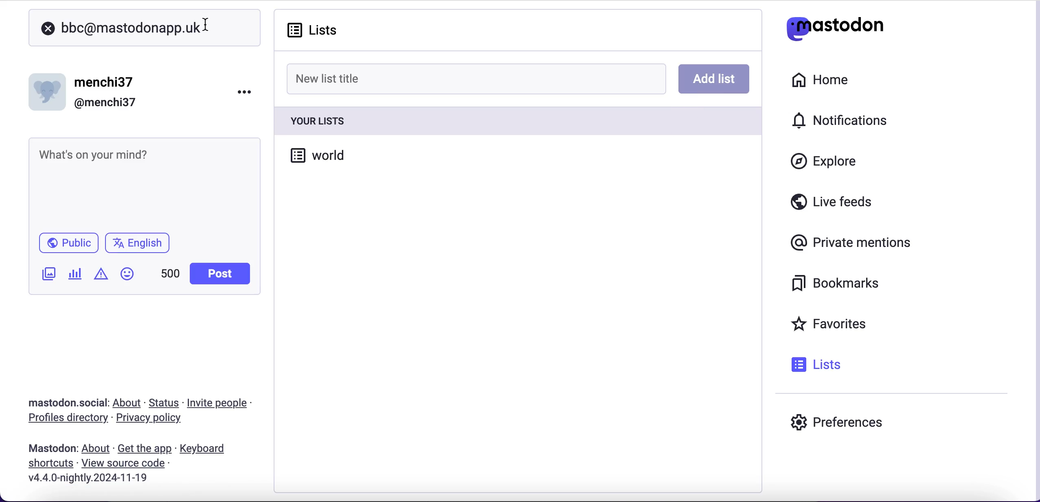 Image resolution: width=1040 pixels, height=502 pixels. I want to click on keyboard, so click(205, 450).